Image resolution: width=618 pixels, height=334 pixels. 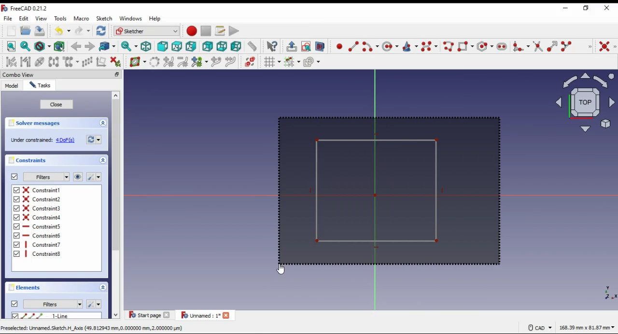 What do you see at coordinates (77, 47) in the screenshot?
I see `back` at bounding box center [77, 47].